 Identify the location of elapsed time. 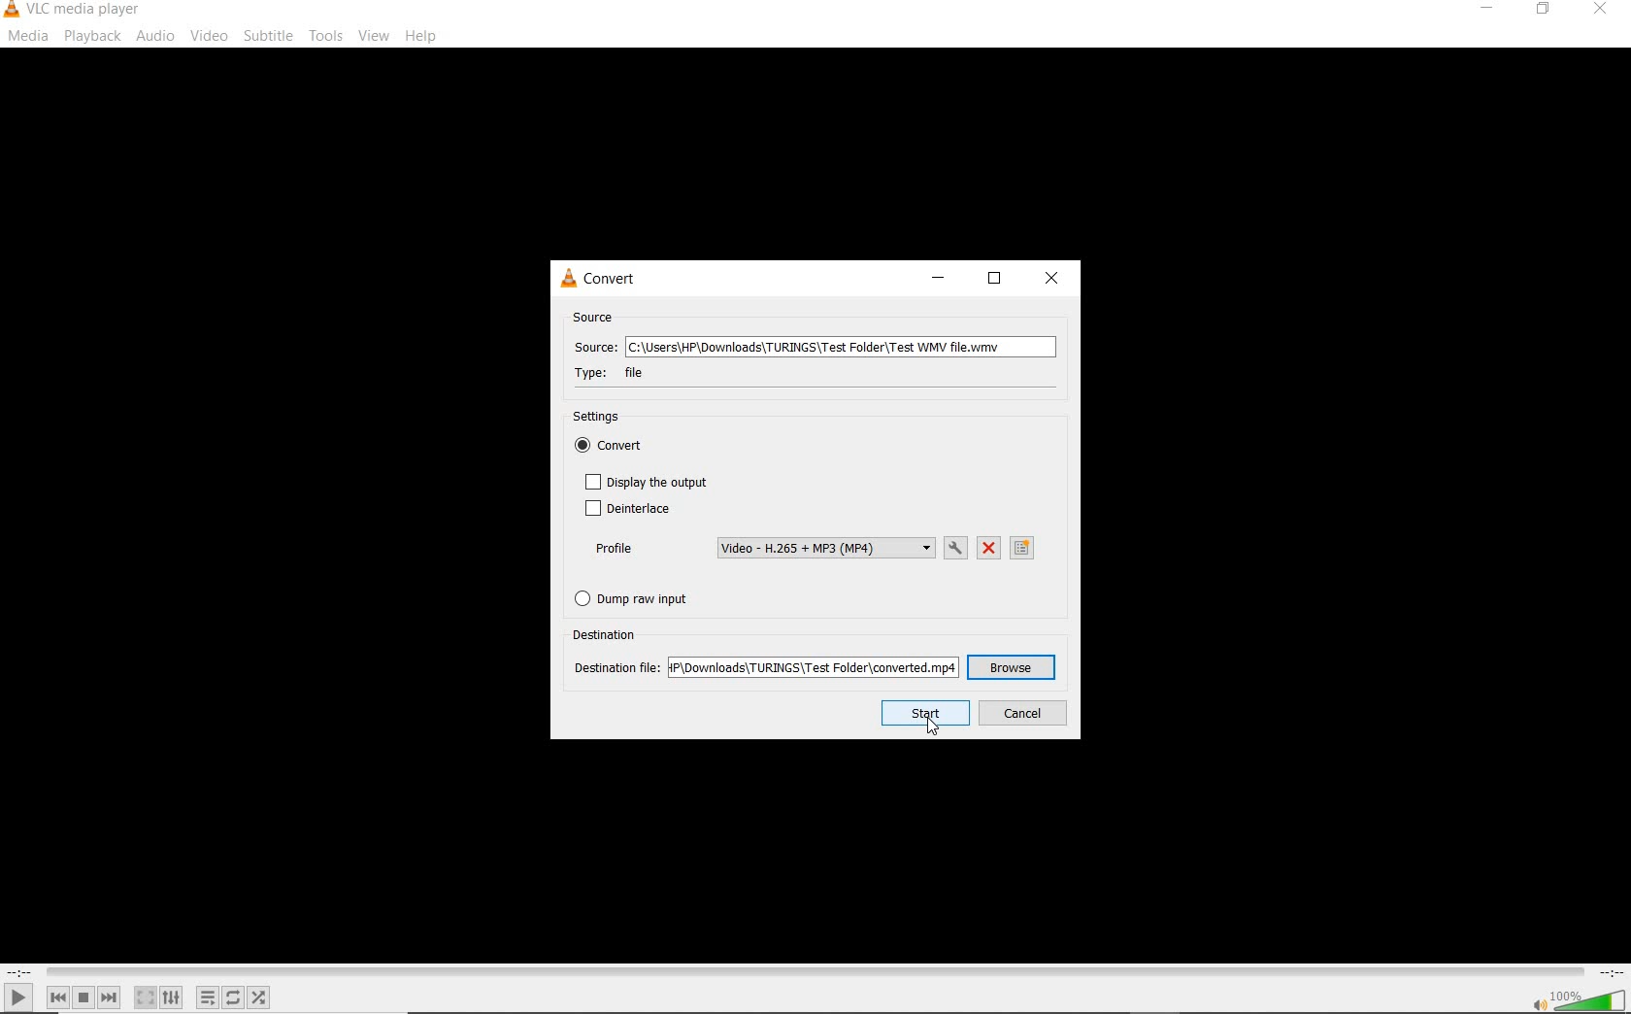
(19, 972).